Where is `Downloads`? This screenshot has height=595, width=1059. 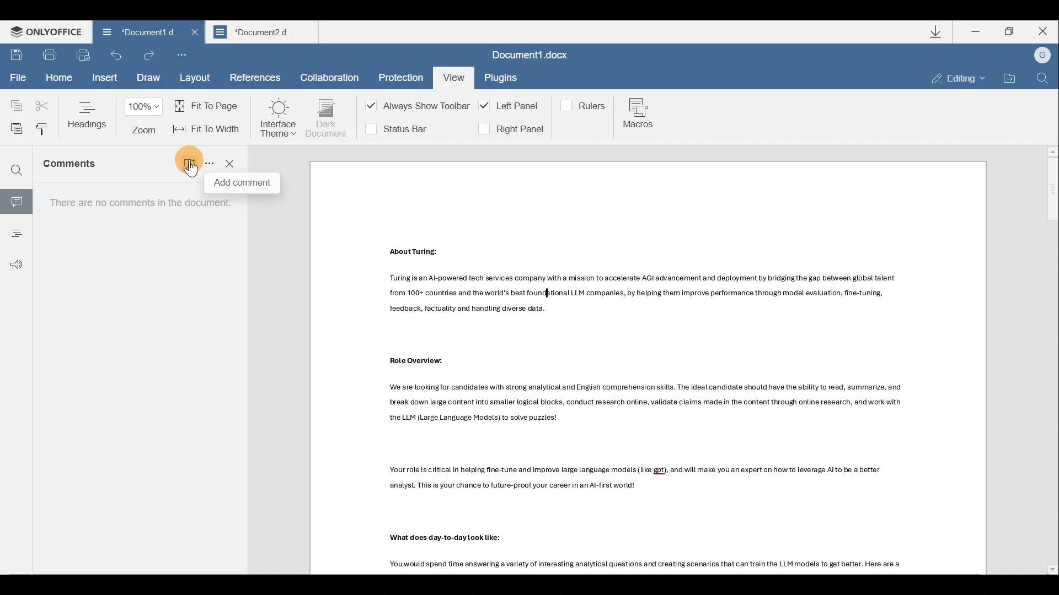
Downloads is located at coordinates (937, 31).